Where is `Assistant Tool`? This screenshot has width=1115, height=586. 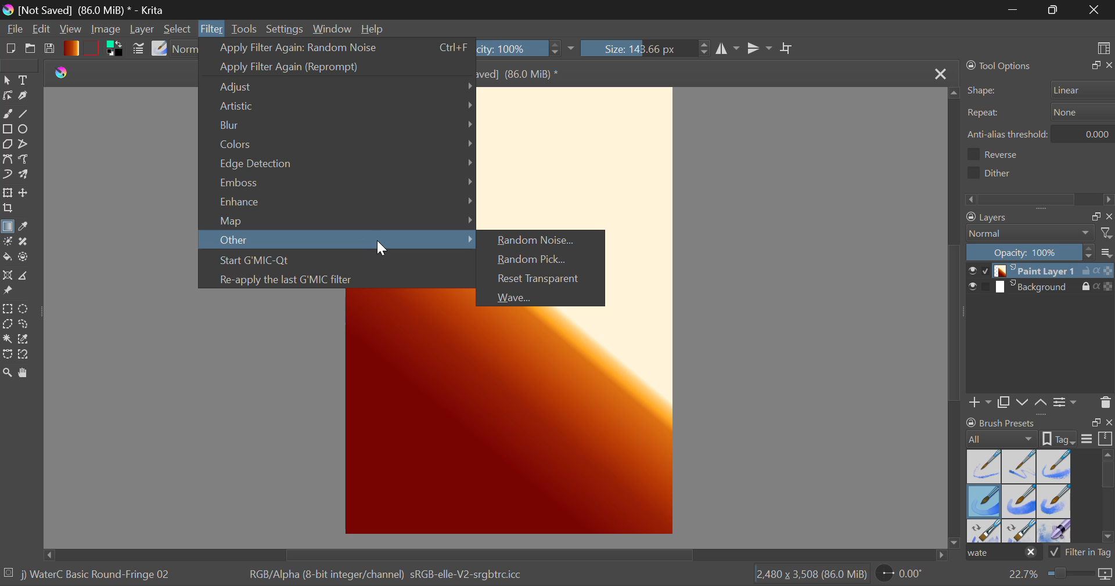 Assistant Tool is located at coordinates (8, 276).